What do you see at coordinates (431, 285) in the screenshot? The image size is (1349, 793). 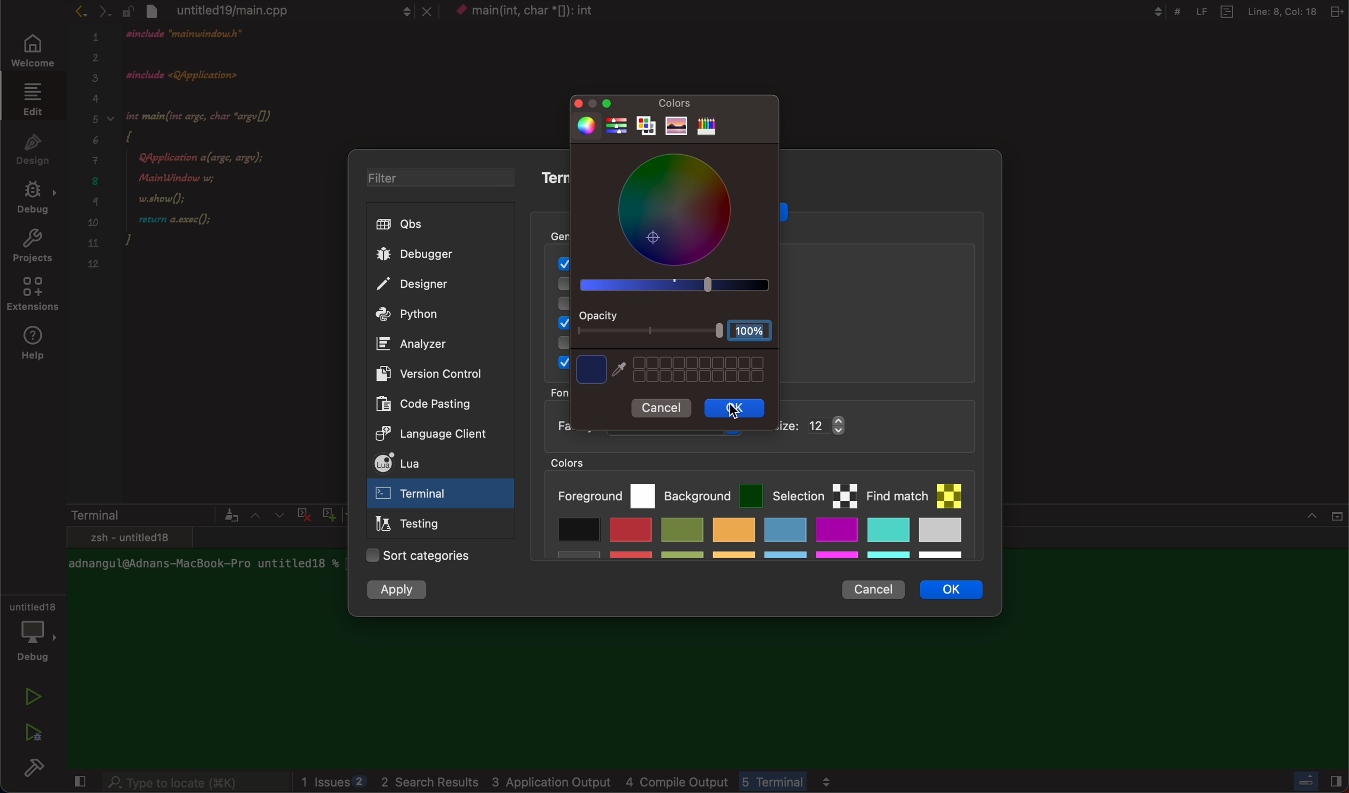 I see `designer` at bounding box center [431, 285].